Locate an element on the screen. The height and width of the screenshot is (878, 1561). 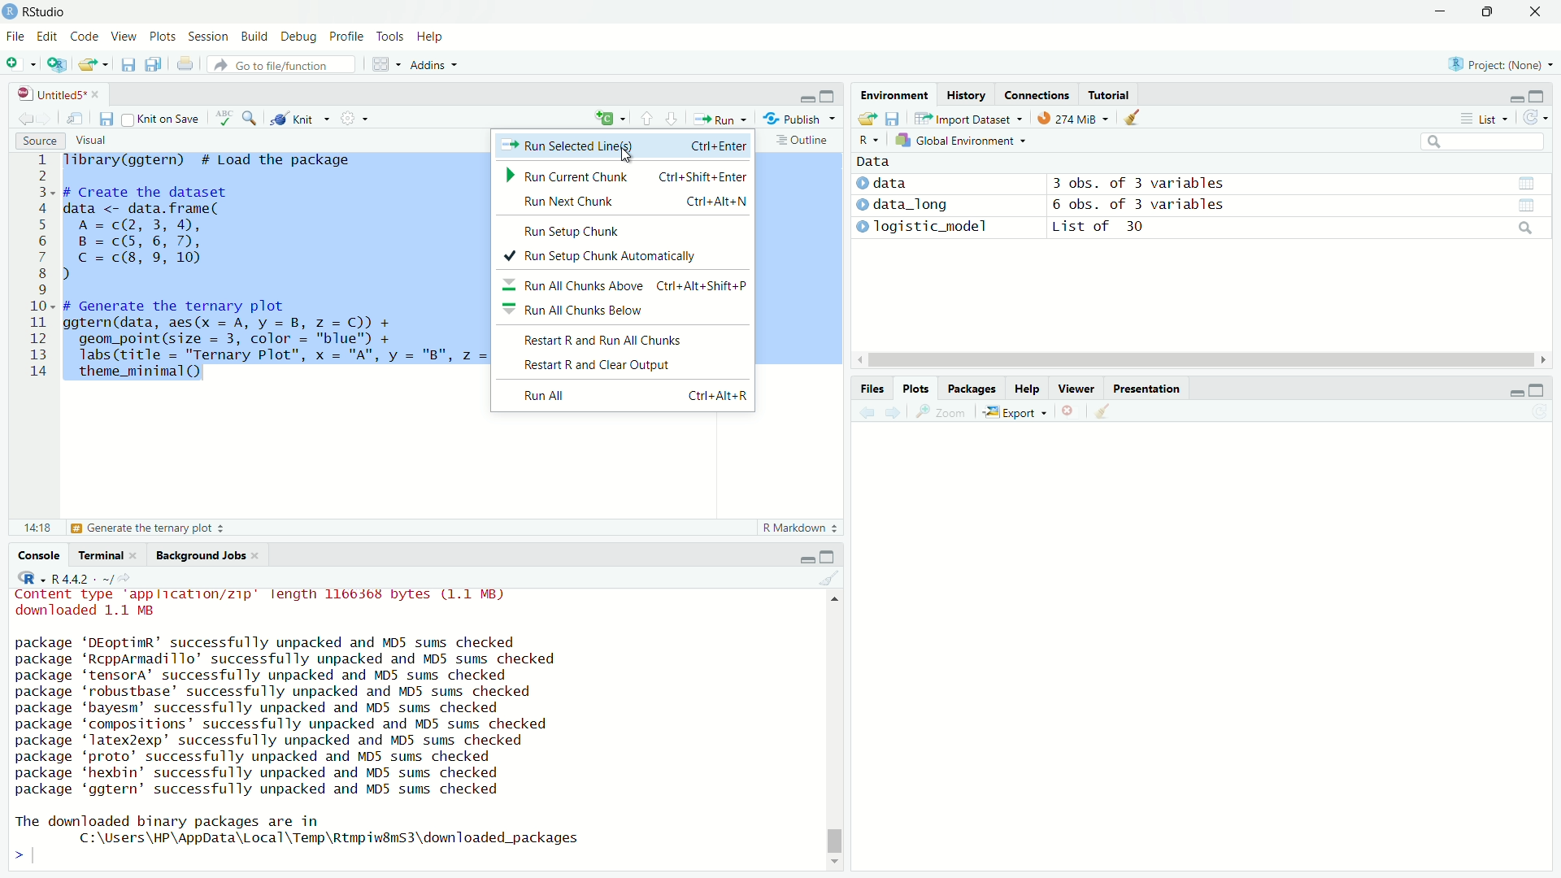
Restart R and Clear Output is located at coordinates (605, 366).